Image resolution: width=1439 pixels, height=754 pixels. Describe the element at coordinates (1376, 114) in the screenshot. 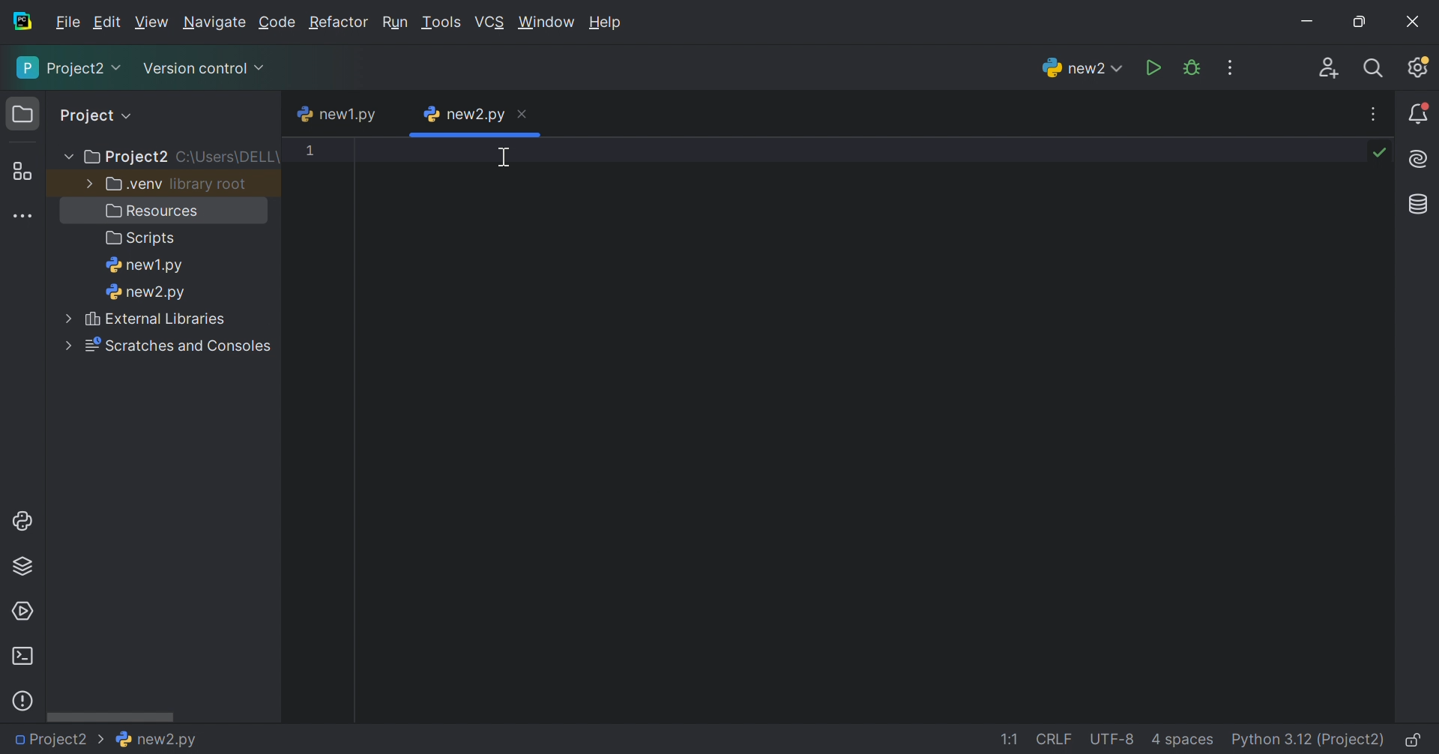

I see `More actions` at that location.